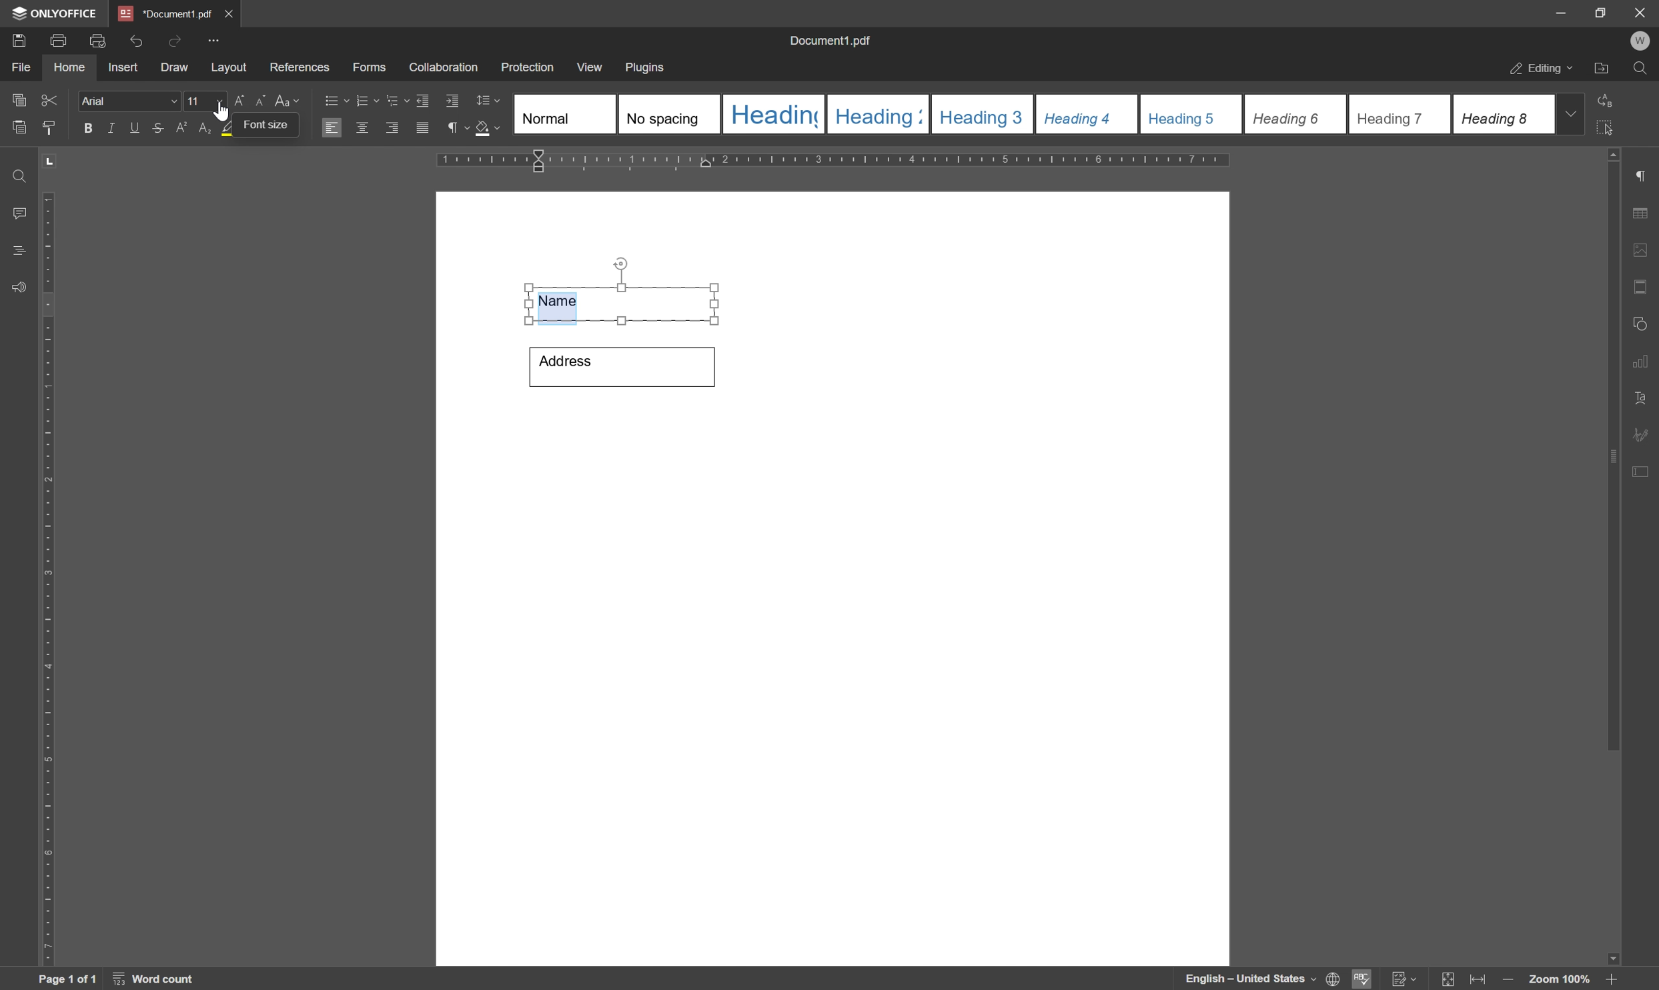 The image size is (1659, 990). Describe the element at coordinates (1595, 12) in the screenshot. I see `restore down` at that location.